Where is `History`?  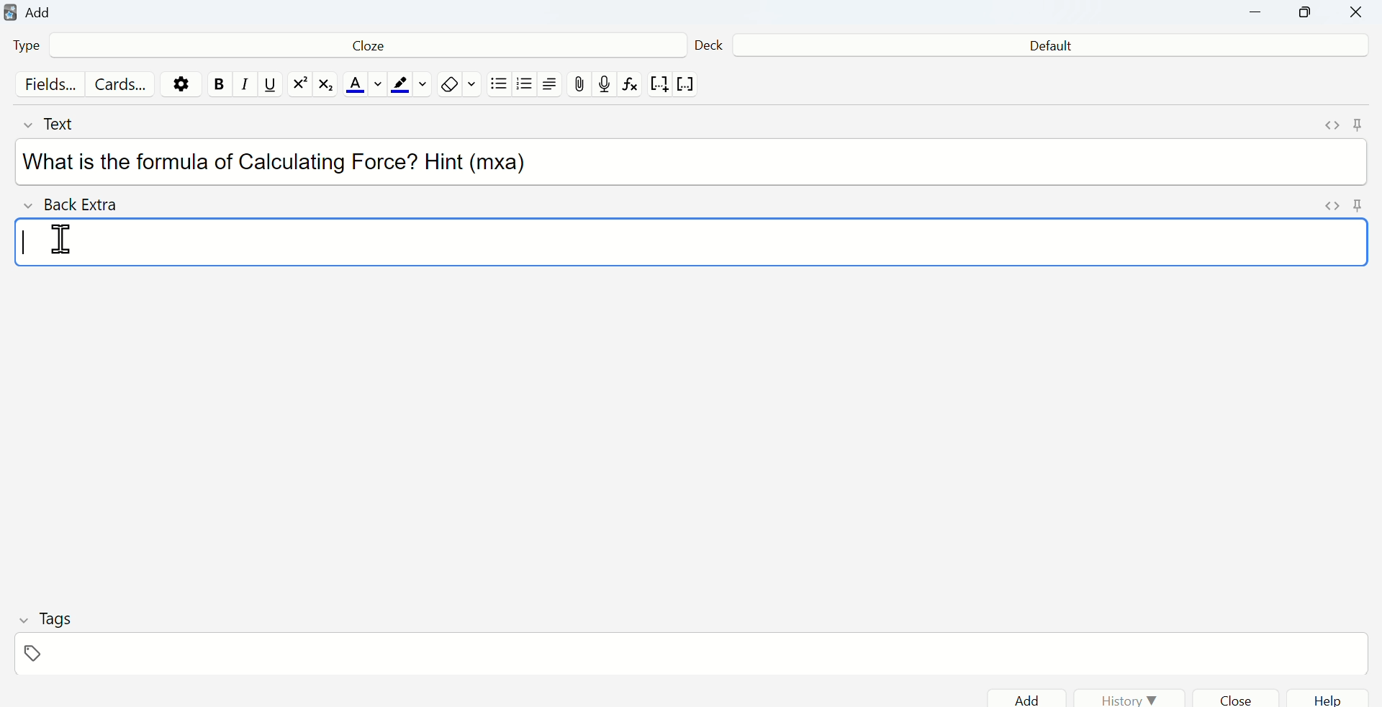
History is located at coordinates (1130, 699).